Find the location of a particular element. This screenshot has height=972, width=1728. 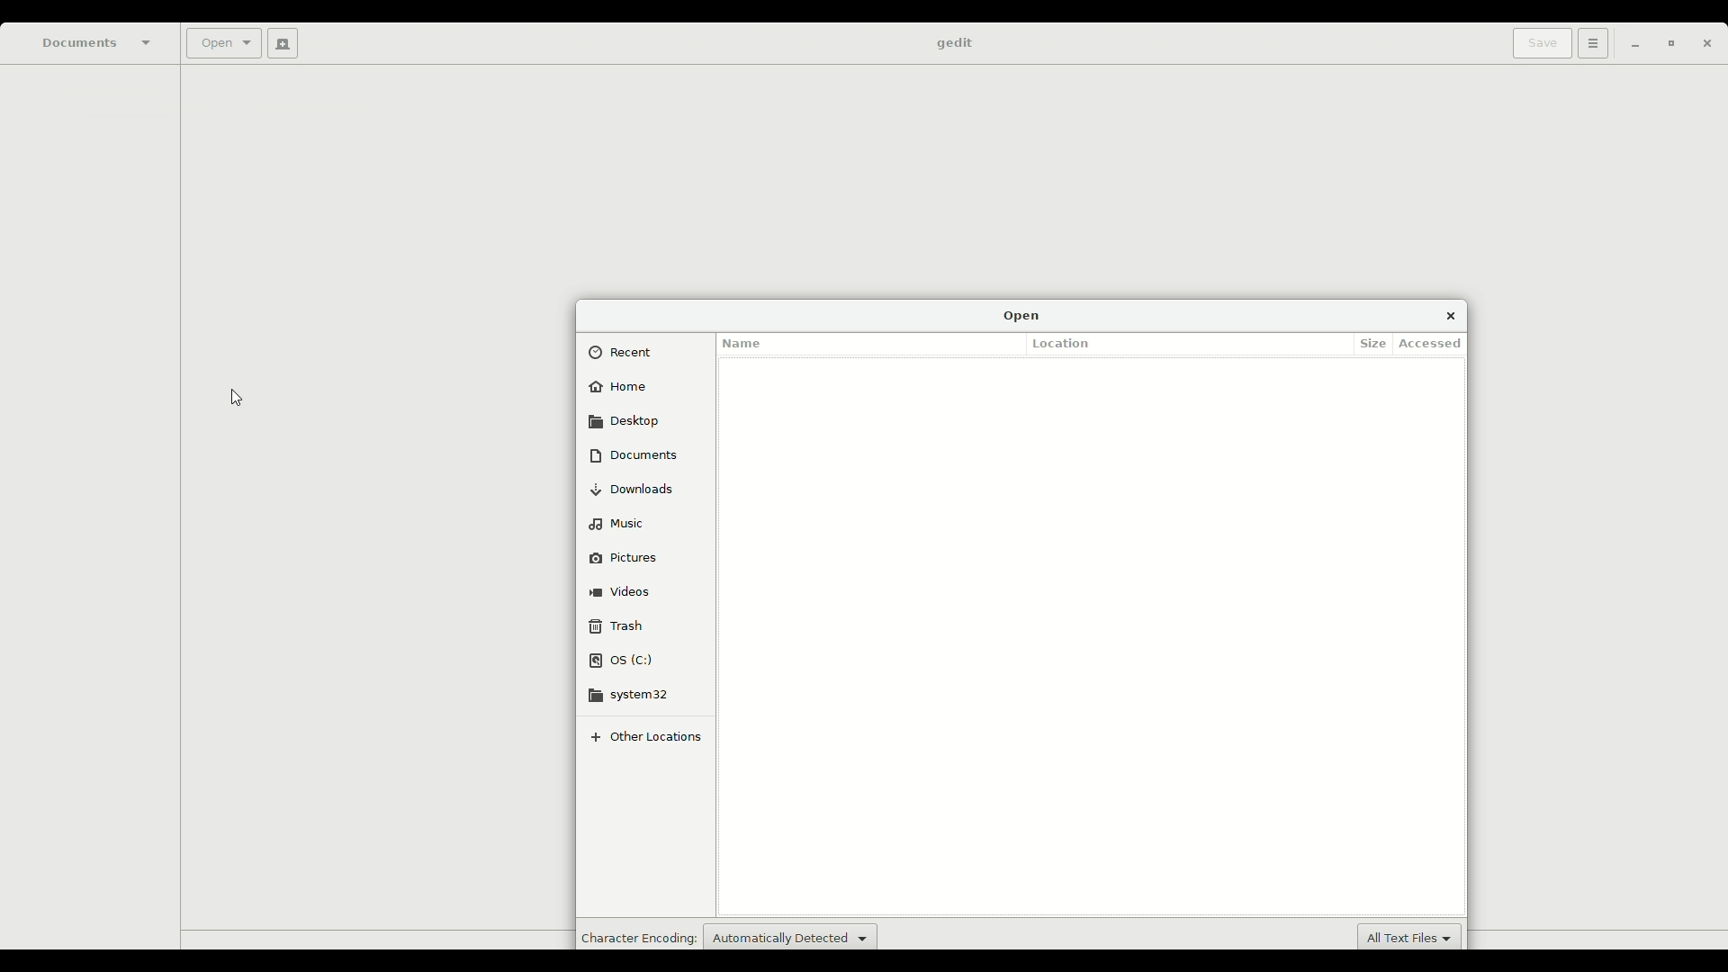

Name is located at coordinates (745, 339).